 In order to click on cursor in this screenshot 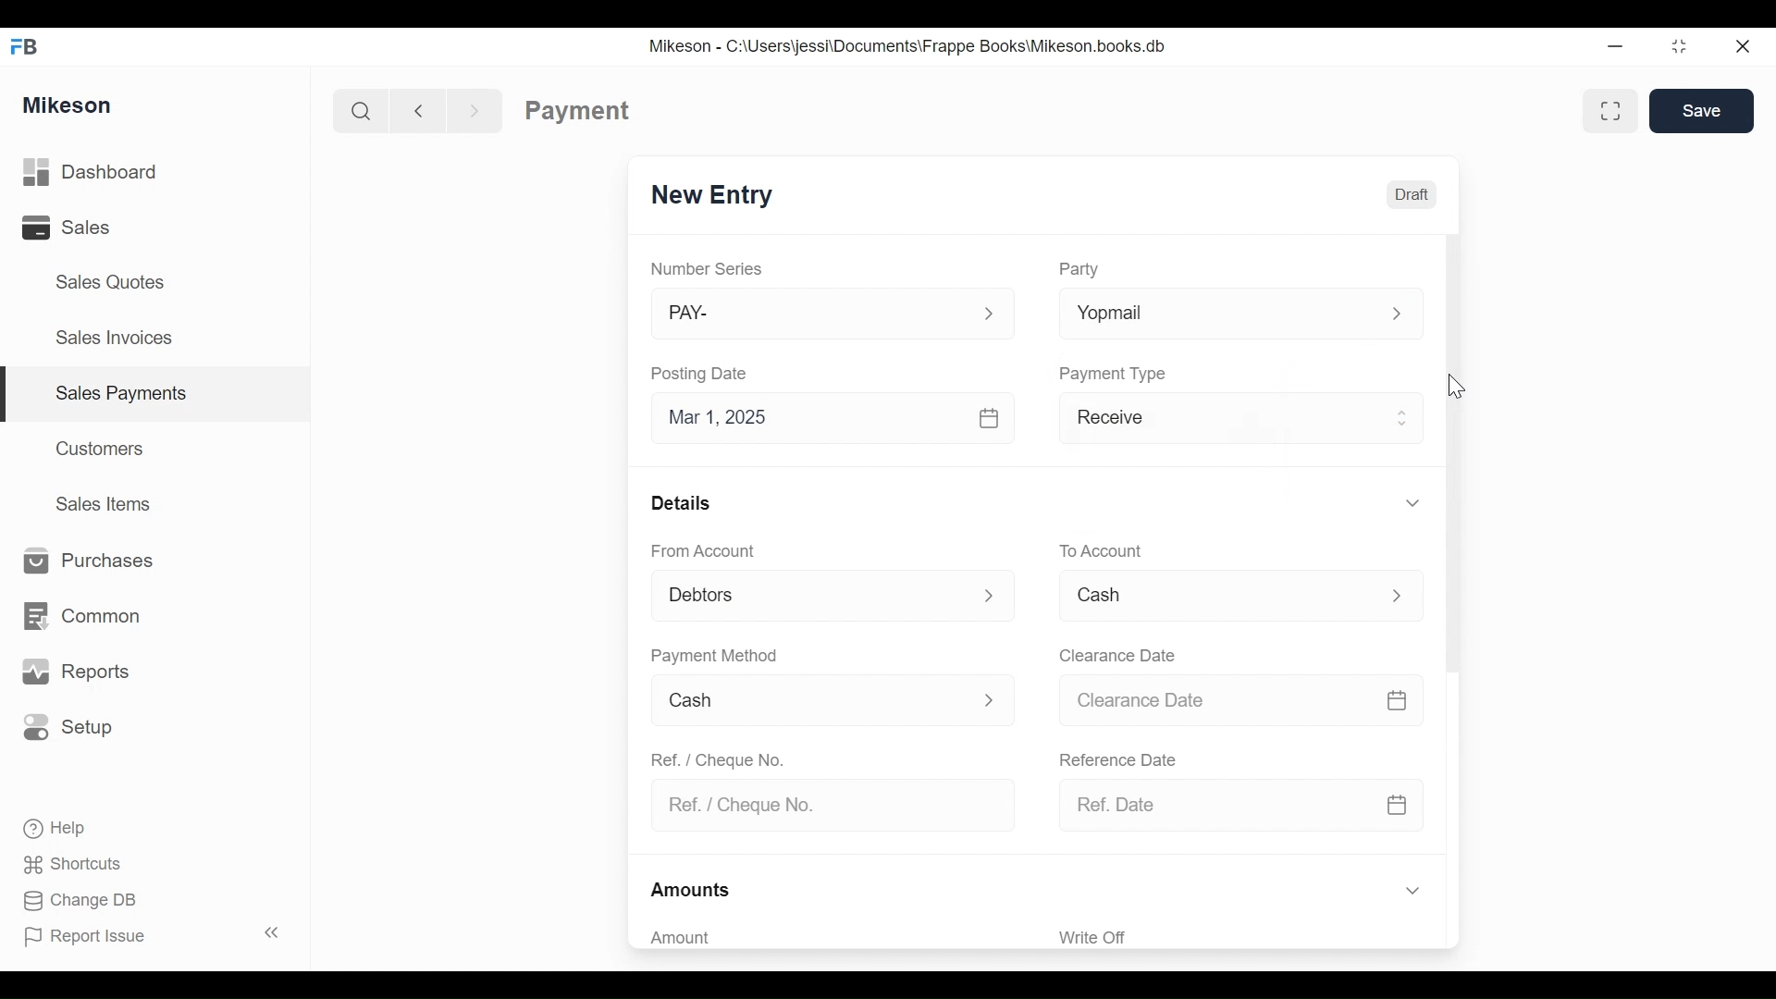, I will do `click(1456, 389)`.